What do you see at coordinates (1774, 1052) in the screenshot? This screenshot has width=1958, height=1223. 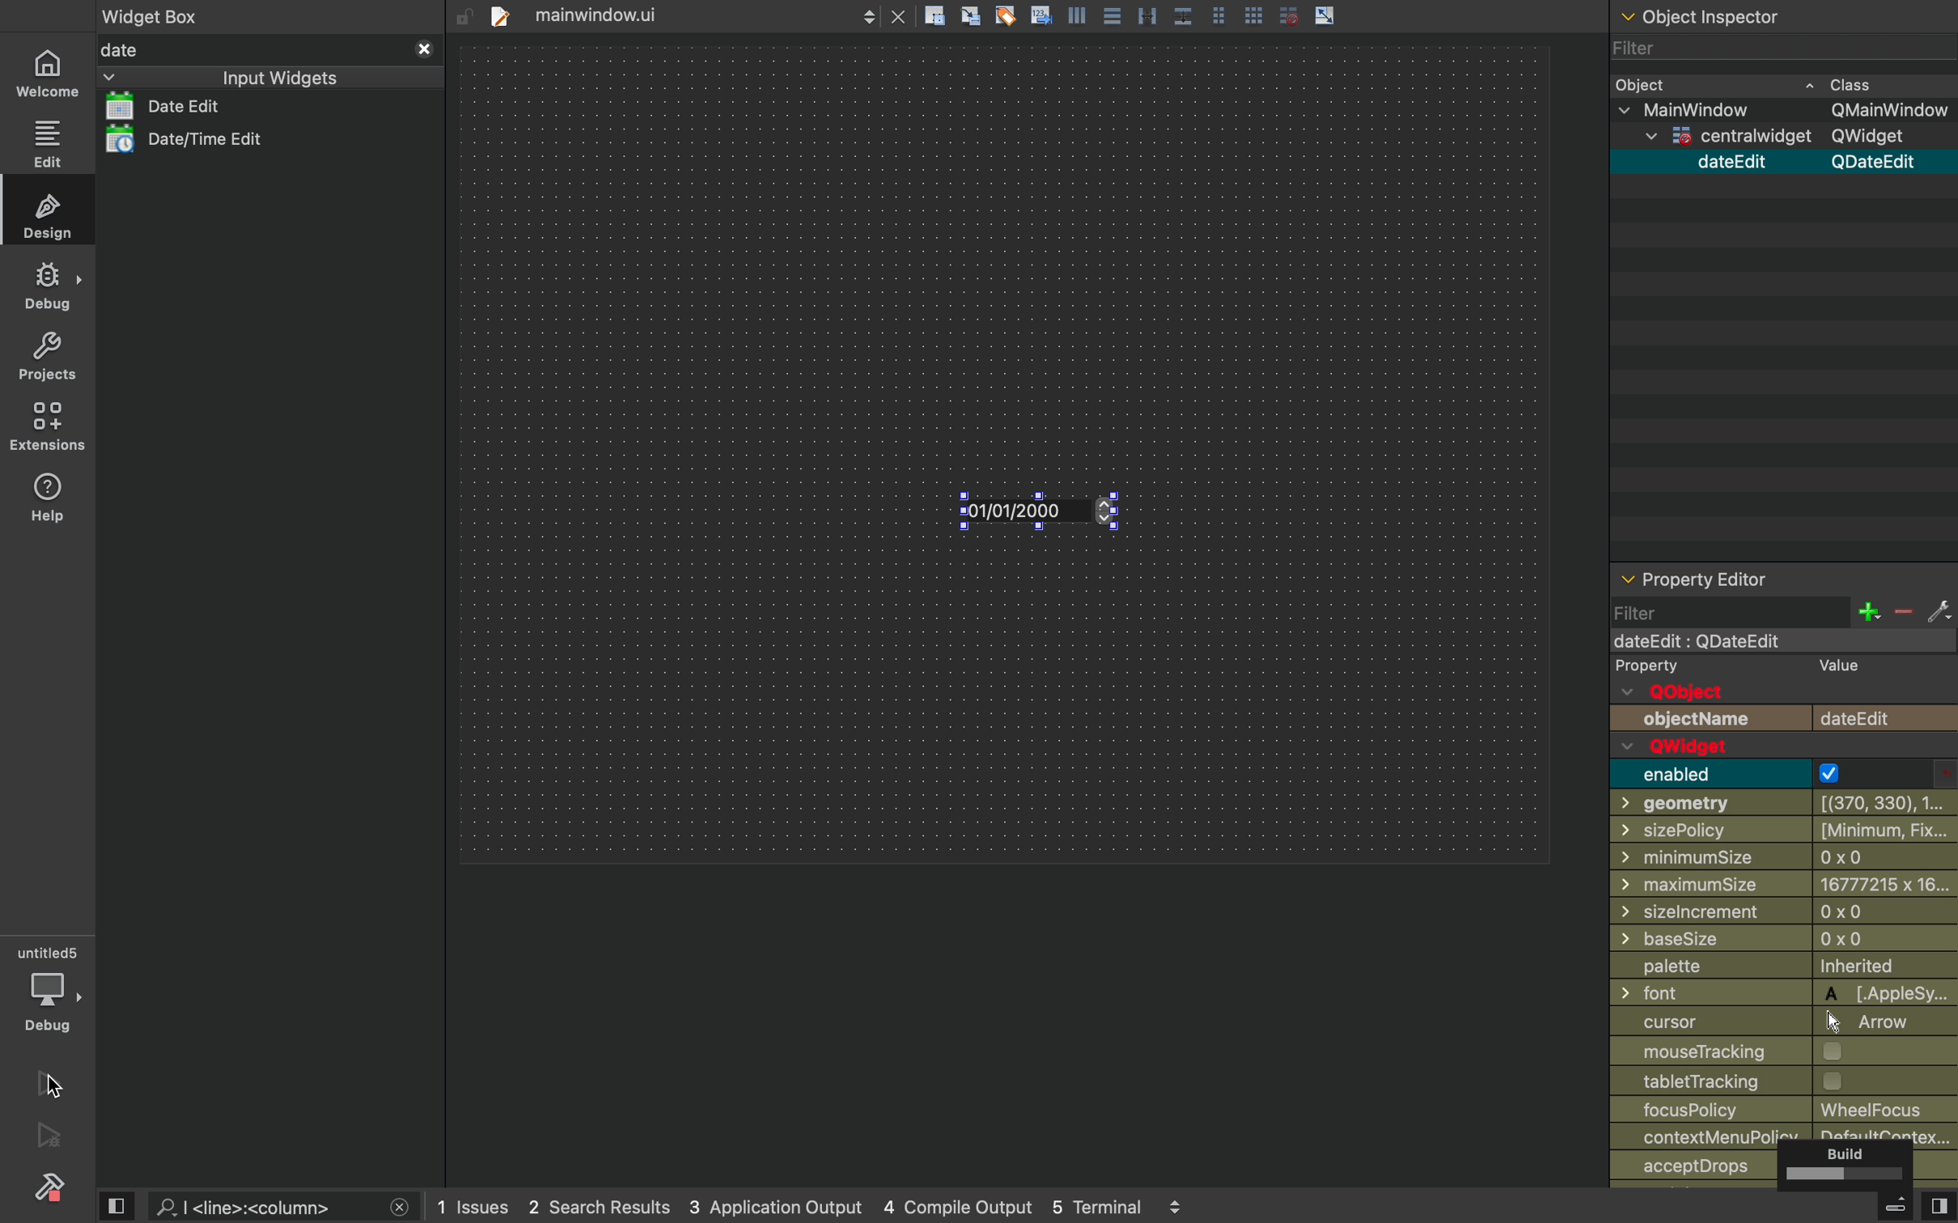 I see `mousetrtacking` at bounding box center [1774, 1052].